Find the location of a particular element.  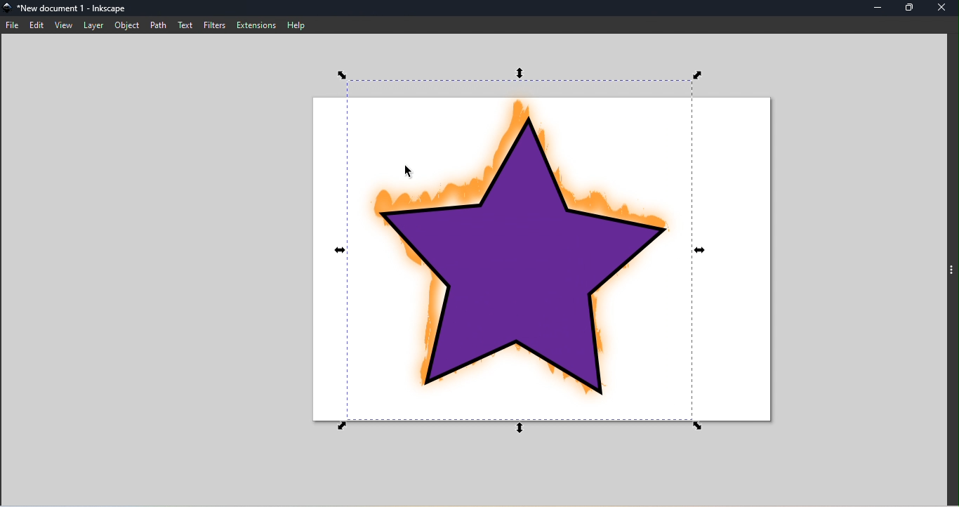

Text is located at coordinates (185, 25).